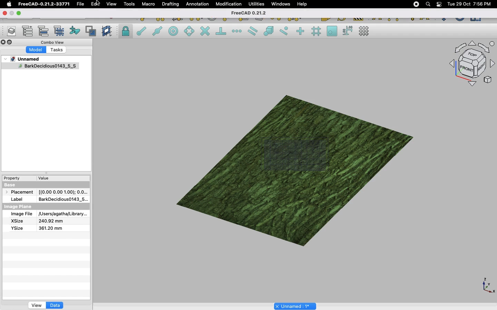 The width and height of the screenshot is (497, 310). I want to click on Property, so click(14, 178).